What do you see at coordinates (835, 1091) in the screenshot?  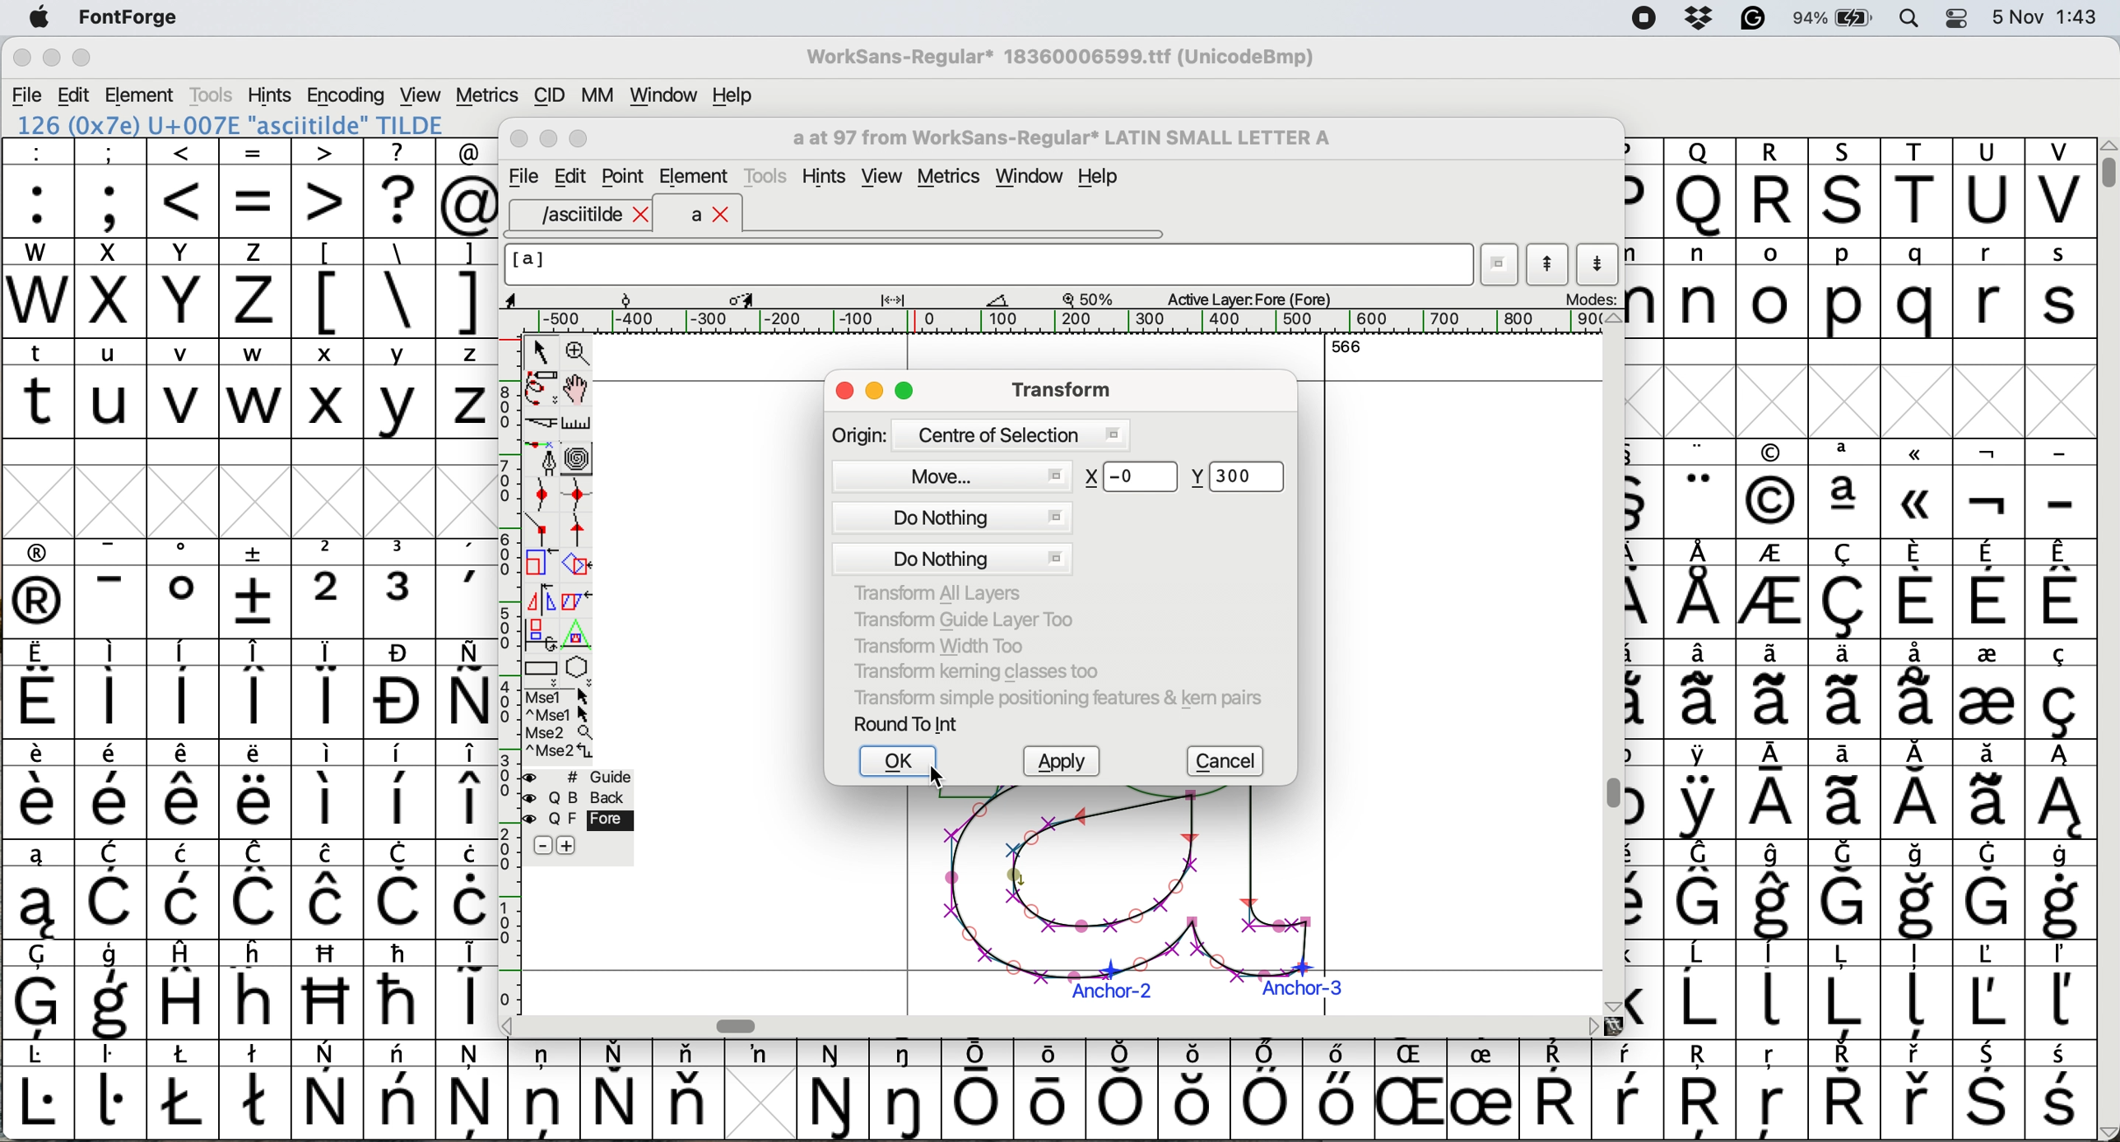 I see `symbol` at bounding box center [835, 1091].